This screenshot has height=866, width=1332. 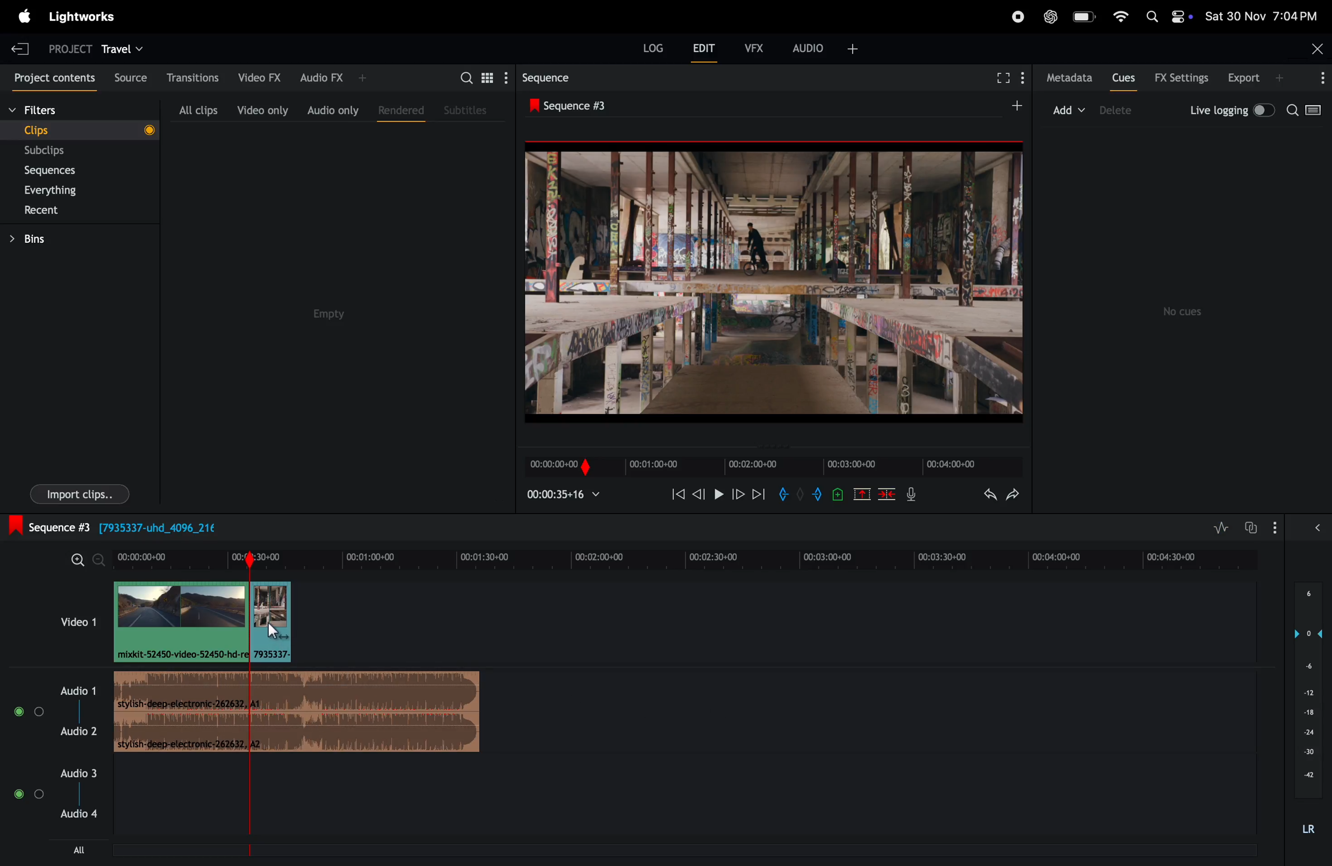 What do you see at coordinates (1279, 528) in the screenshot?
I see `options` at bounding box center [1279, 528].